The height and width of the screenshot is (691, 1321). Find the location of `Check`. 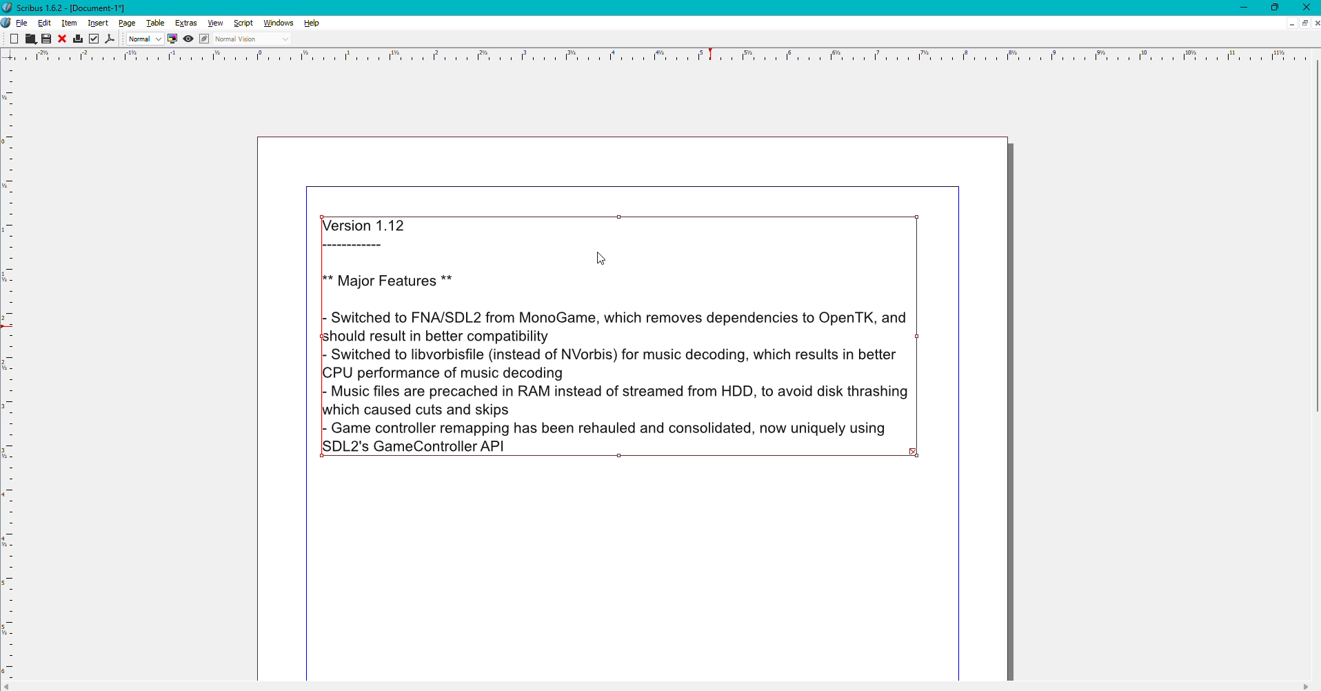

Check is located at coordinates (93, 39).